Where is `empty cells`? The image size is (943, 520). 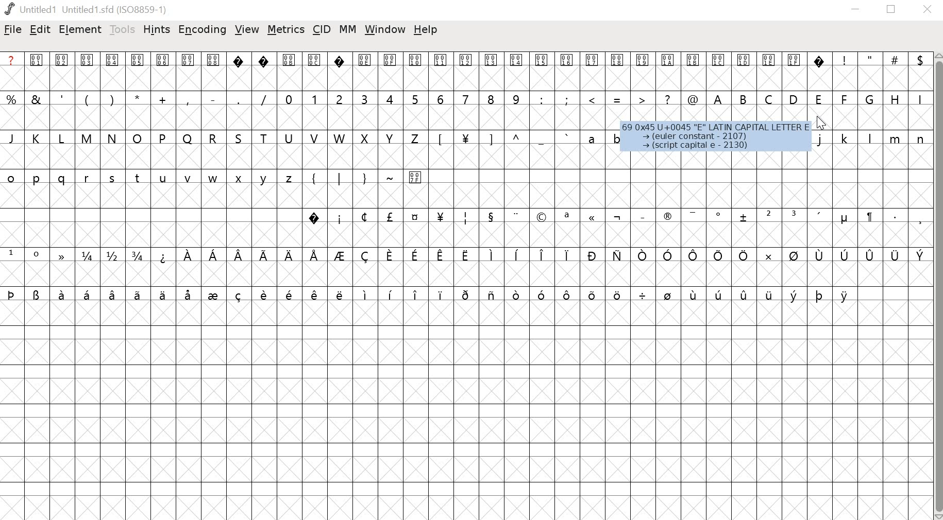
empty cells is located at coordinates (894, 404).